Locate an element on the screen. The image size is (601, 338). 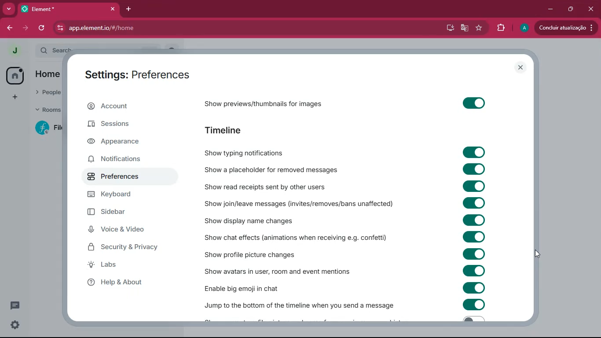
search is located at coordinates (55, 48).